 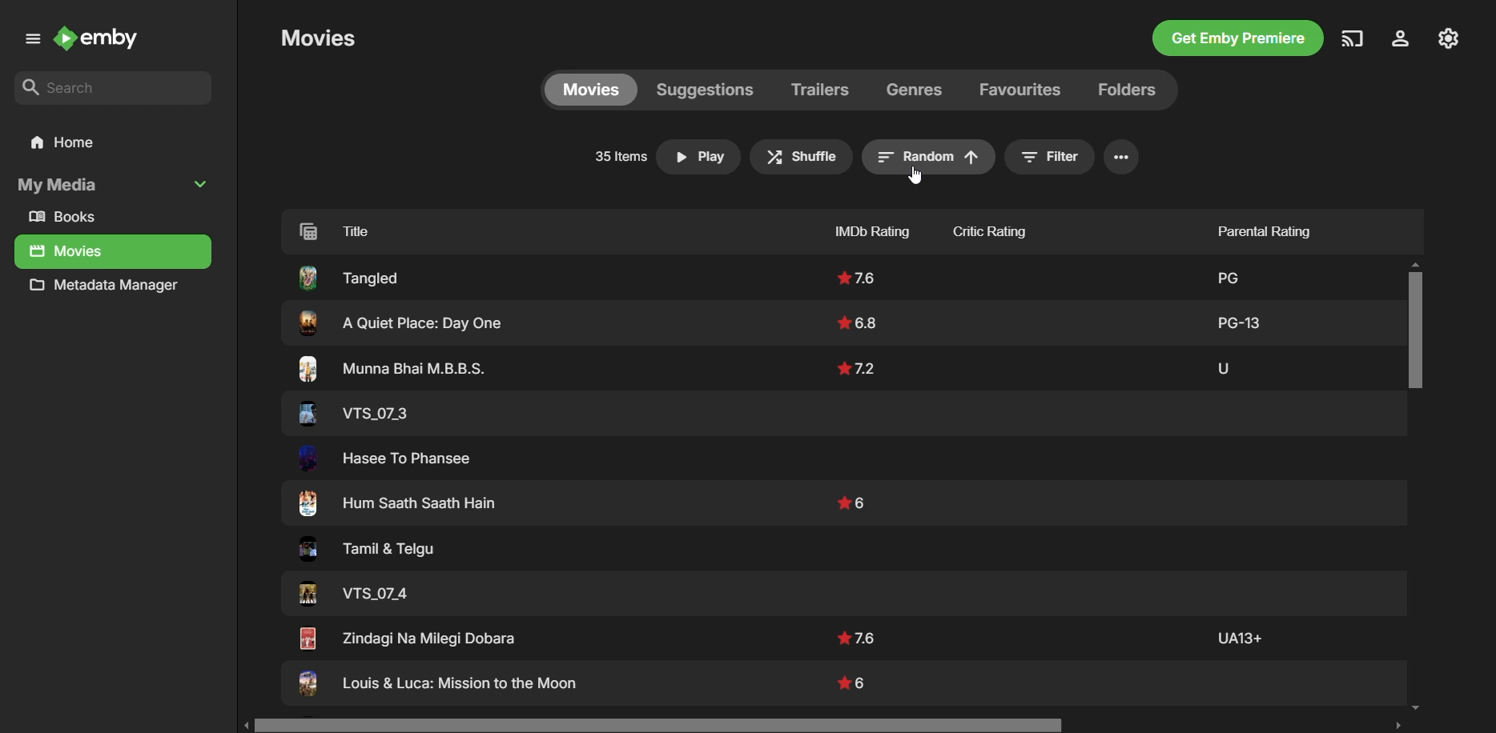 What do you see at coordinates (1236, 40) in the screenshot?
I see `Get Emby Premier` at bounding box center [1236, 40].